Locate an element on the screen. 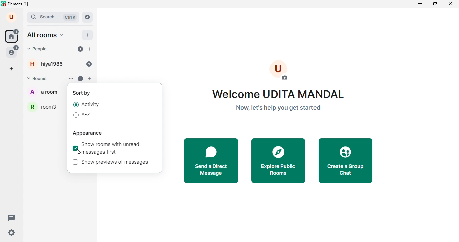 This screenshot has height=242, width=459. room3 is located at coordinates (44, 107).